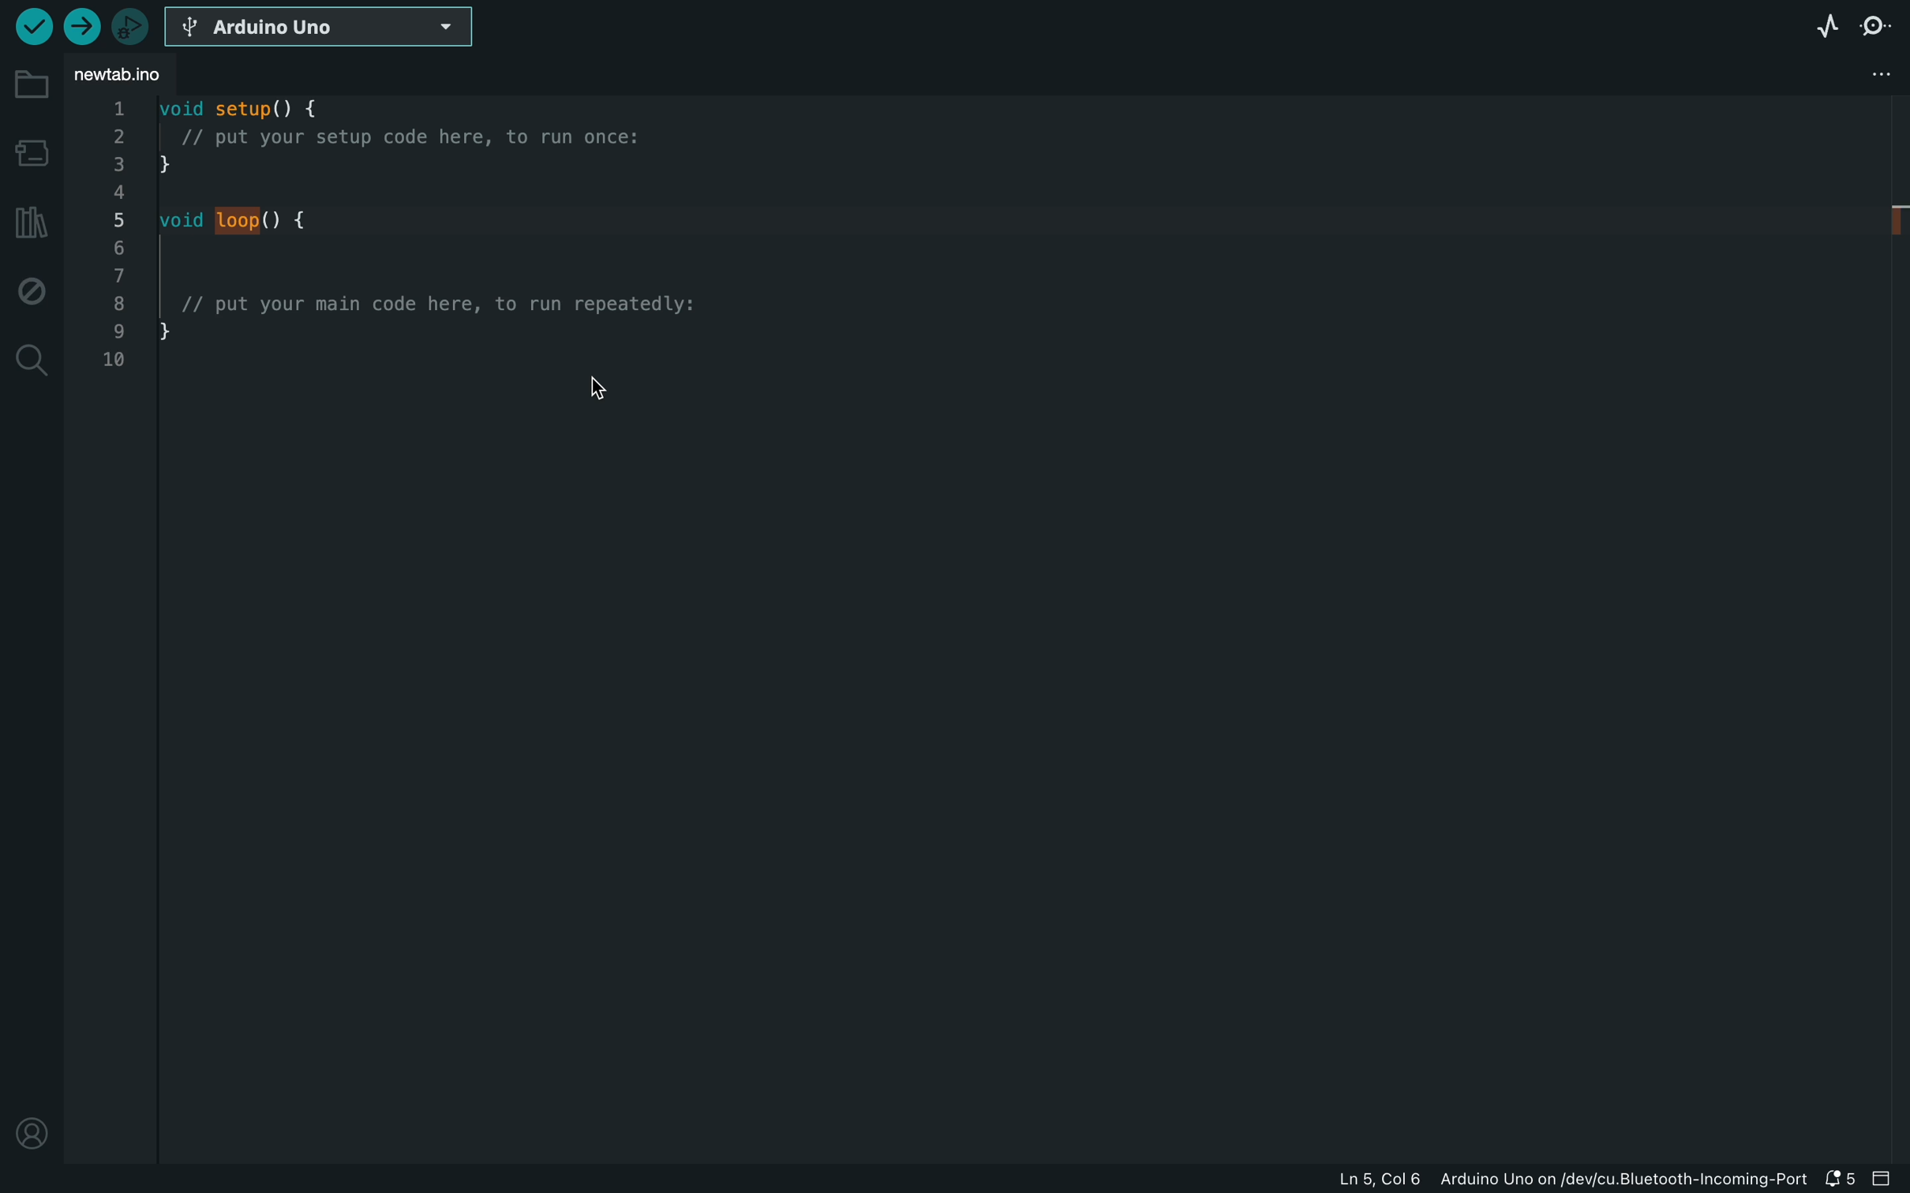 The image size is (1910, 1193). What do you see at coordinates (129, 74) in the screenshot?
I see `file tab` at bounding box center [129, 74].